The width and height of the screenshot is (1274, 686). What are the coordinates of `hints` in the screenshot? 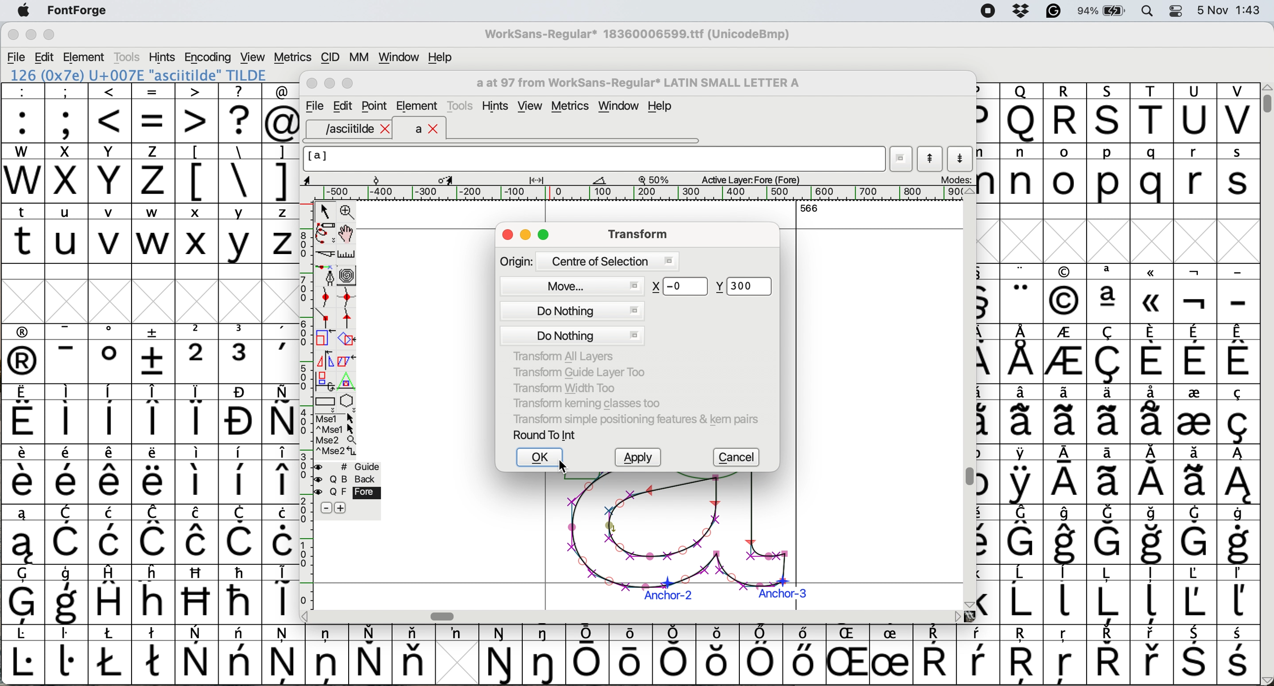 It's located at (163, 56).